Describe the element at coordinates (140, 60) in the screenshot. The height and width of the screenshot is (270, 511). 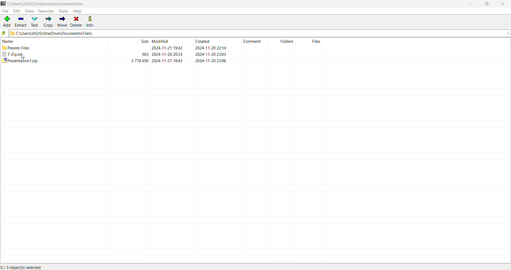
I see `2 778 650` at that location.